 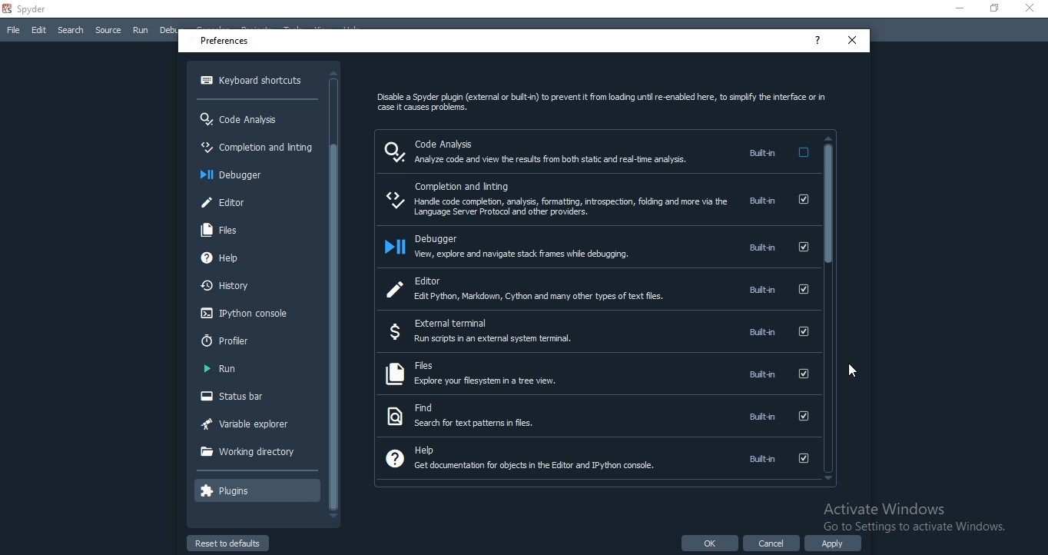 I want to click on debugger, so click(x=253, y=174).